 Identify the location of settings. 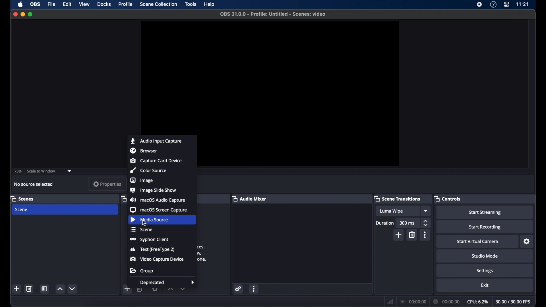
(155, 289).